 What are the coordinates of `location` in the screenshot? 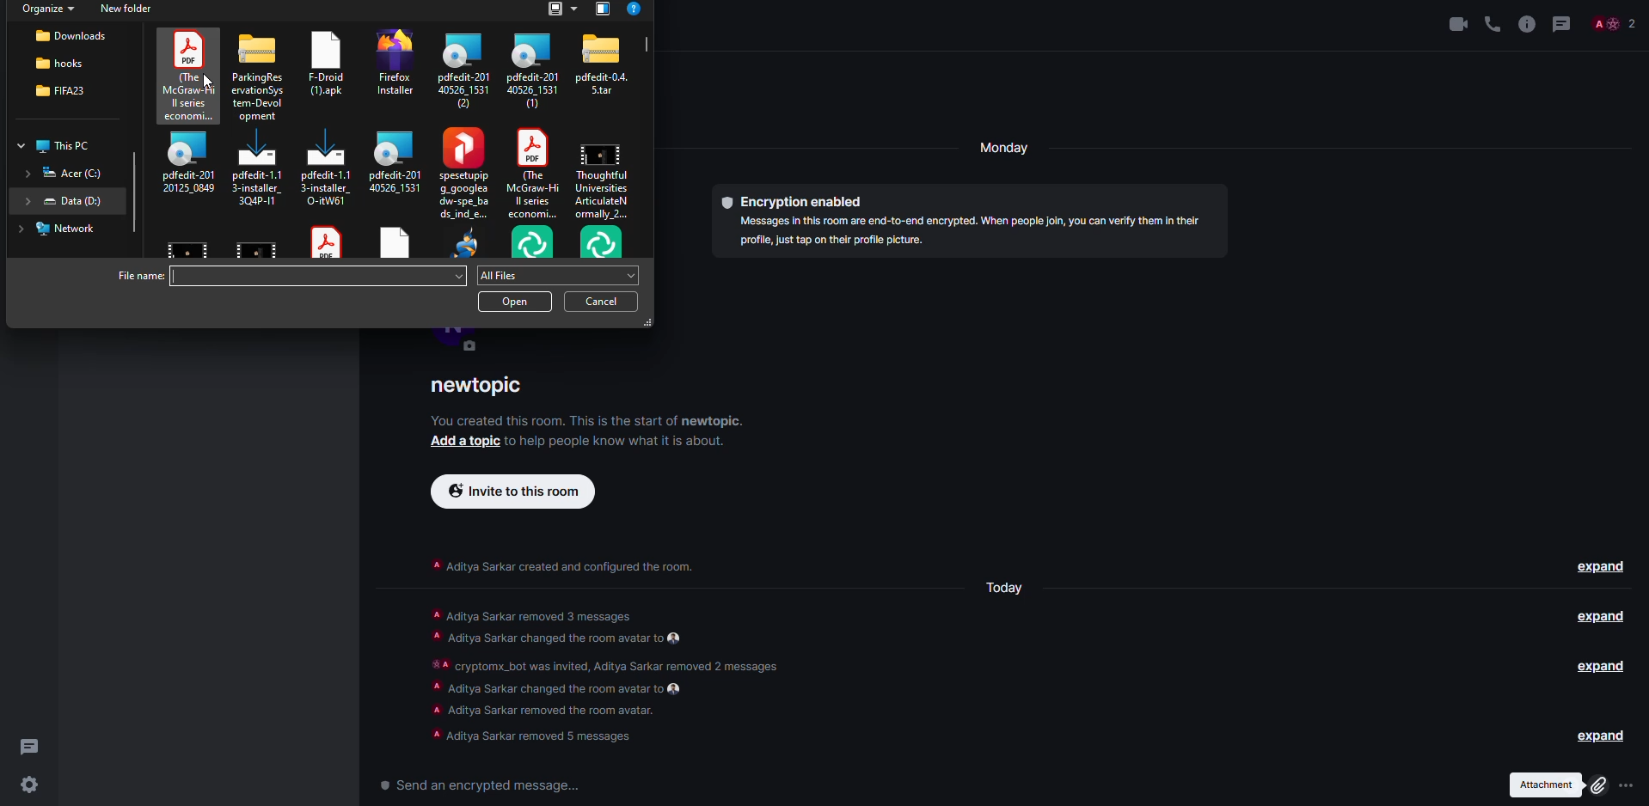 It's located at (62, 173).